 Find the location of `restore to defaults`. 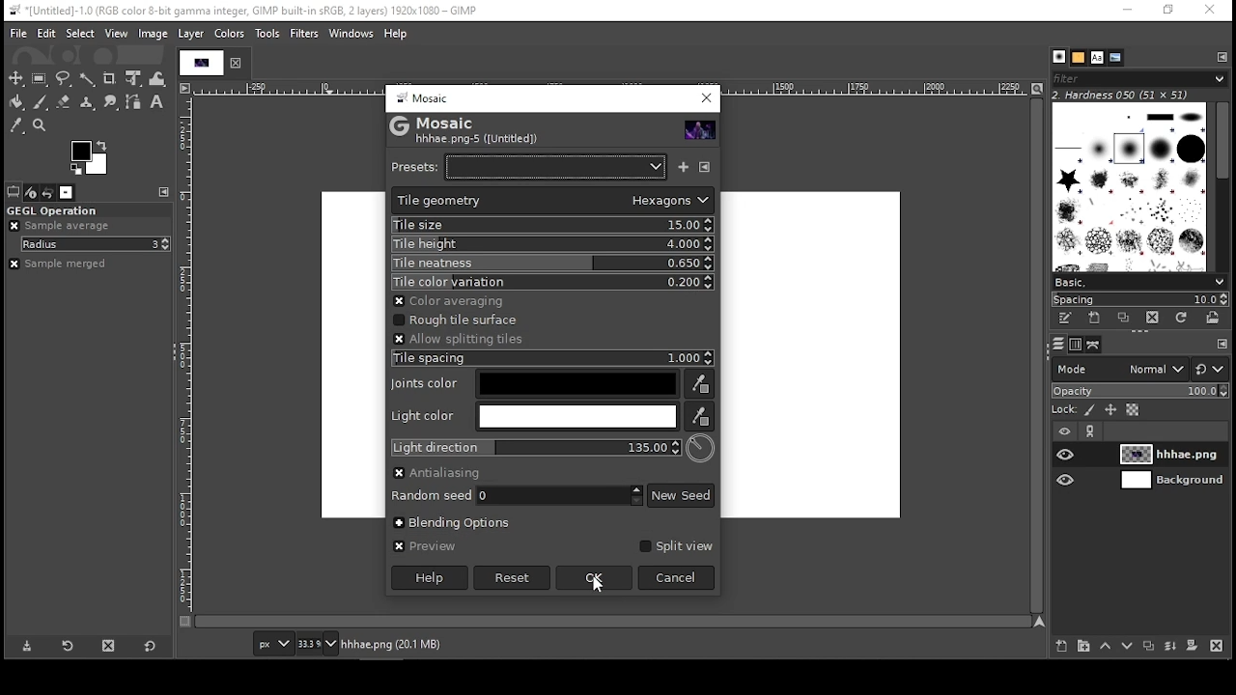

restore to defaults is located at coordinates (150, 647).